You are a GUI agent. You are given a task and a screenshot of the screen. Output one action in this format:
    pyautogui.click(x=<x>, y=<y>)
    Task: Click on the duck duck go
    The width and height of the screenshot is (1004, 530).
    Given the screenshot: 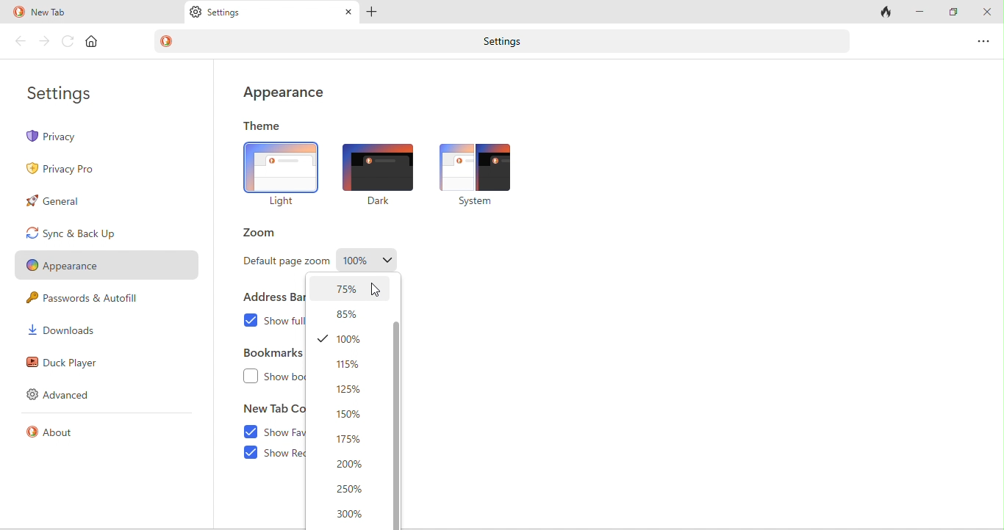 What is the action you would take?
    pyautogui.click(x=18, y=12)
    